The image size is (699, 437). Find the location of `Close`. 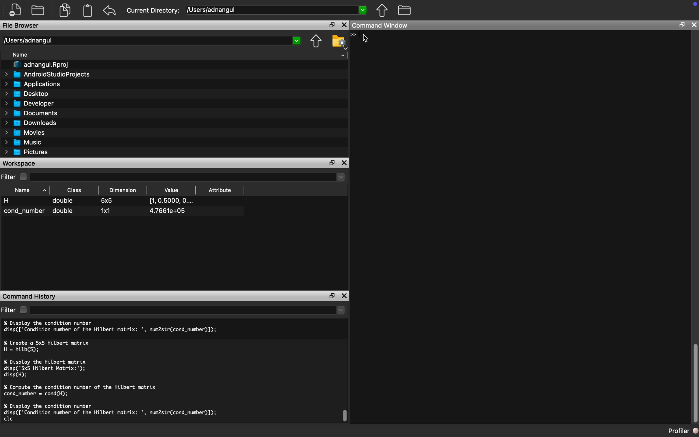

Close is located at coordinates (344, 297).